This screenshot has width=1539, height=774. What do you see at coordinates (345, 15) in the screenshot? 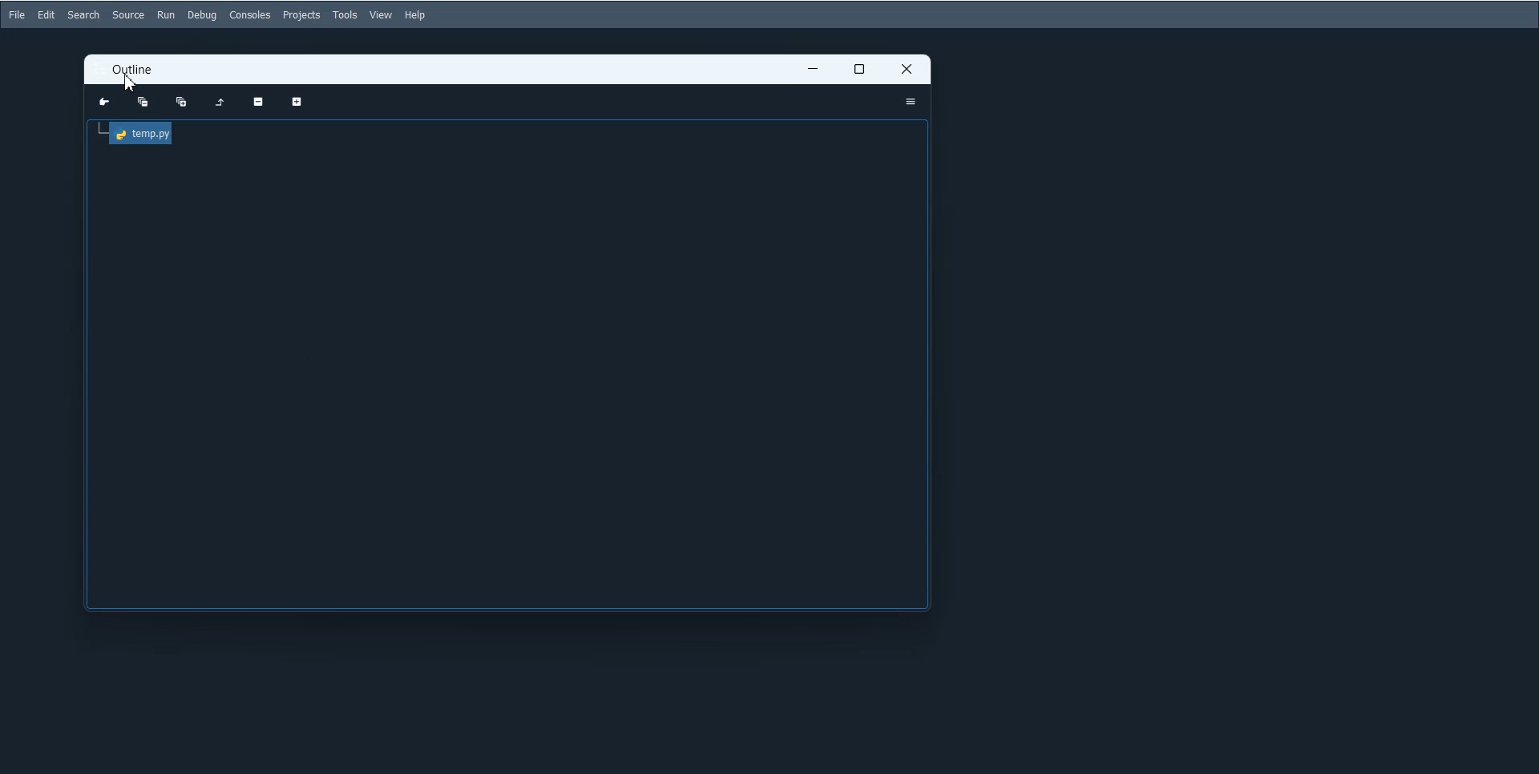
I see `Tools` at bounding box center [345, 15].